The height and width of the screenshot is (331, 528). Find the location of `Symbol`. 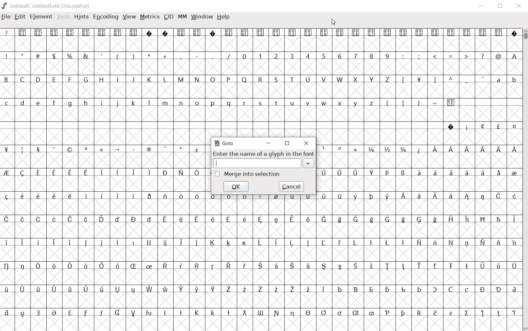

Symbol is located at coordinates (101, 220).